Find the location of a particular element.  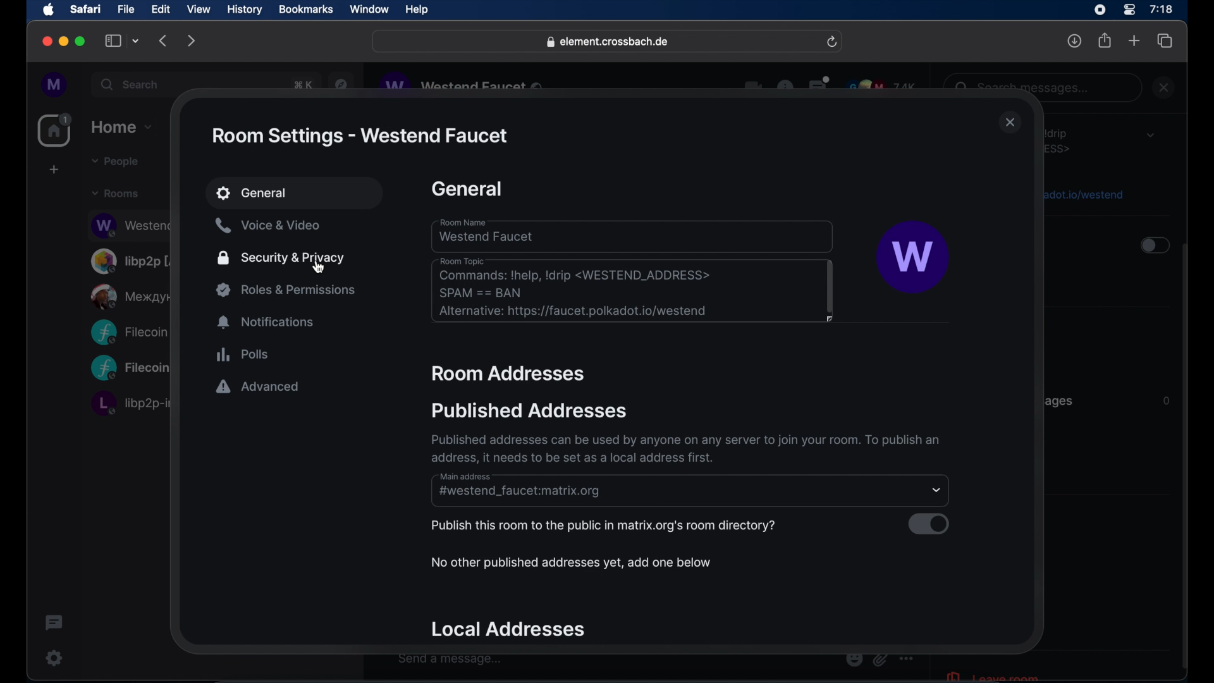

edit is located at coordinates (161, 9).